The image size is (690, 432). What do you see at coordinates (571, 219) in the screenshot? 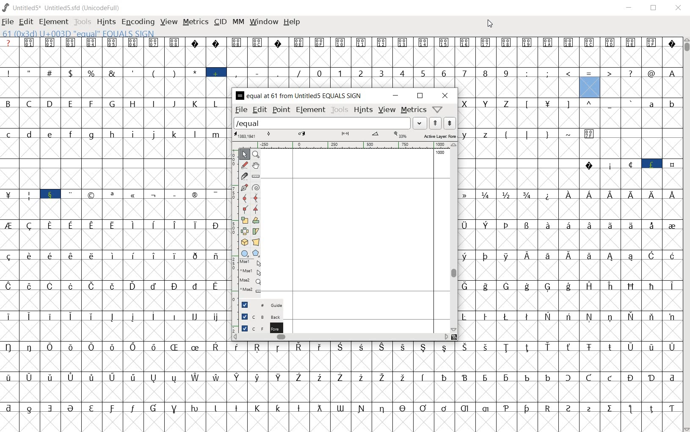
I see `glyph characters` at bounding box center [571, 219].